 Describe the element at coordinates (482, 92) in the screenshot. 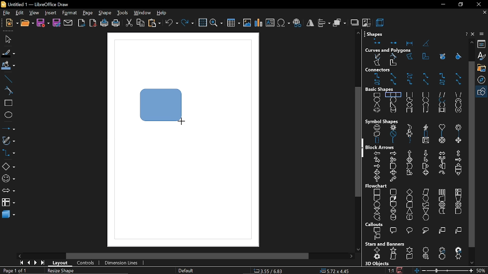

I see `basic shapes` at that location.